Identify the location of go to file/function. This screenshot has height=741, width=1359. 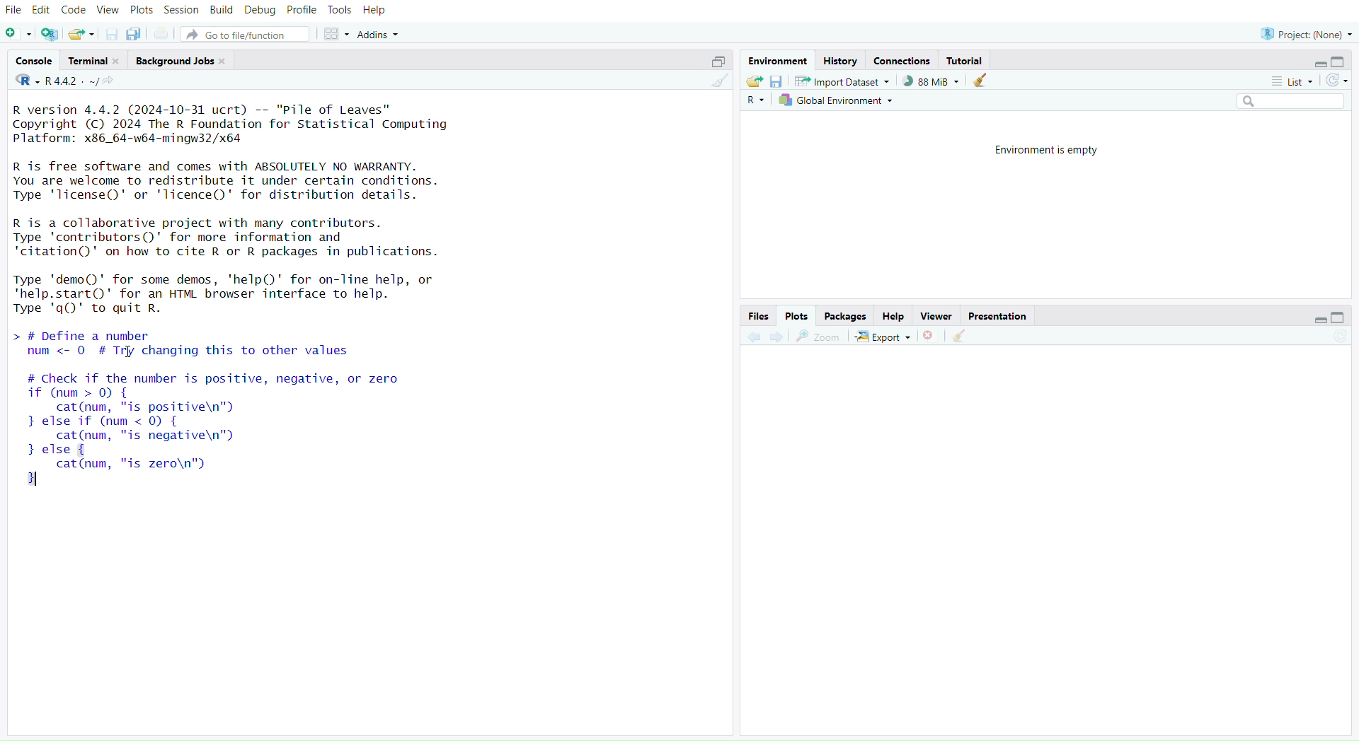
(248, 36).